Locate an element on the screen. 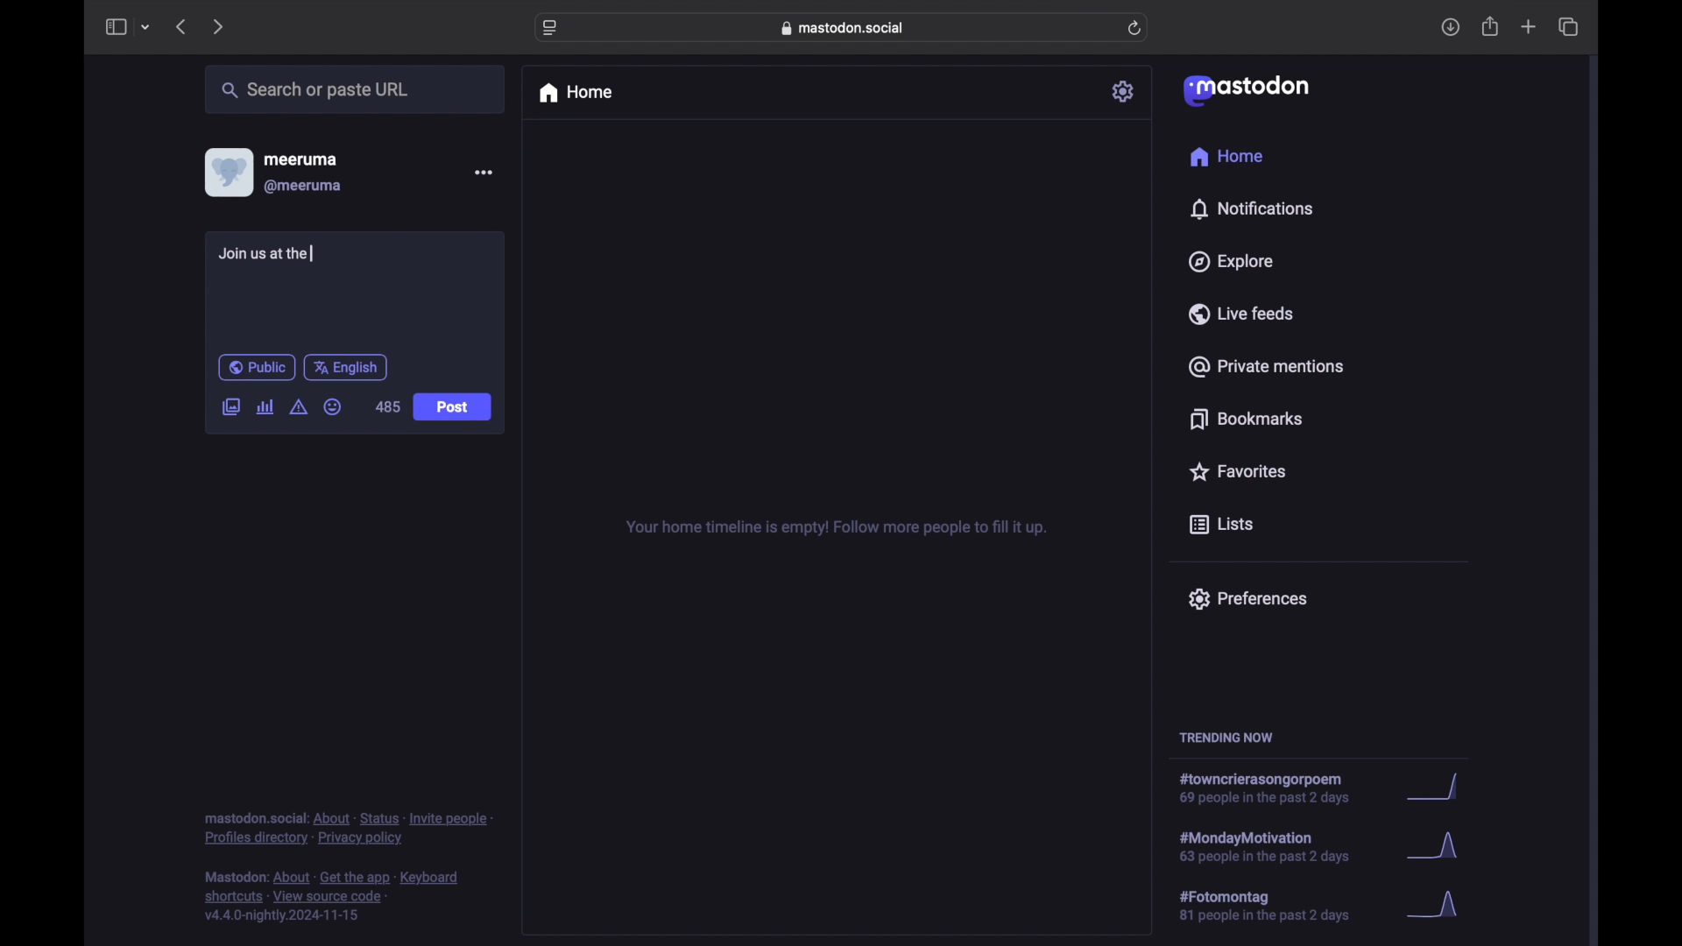  add image is located at coordinates (230, 408).